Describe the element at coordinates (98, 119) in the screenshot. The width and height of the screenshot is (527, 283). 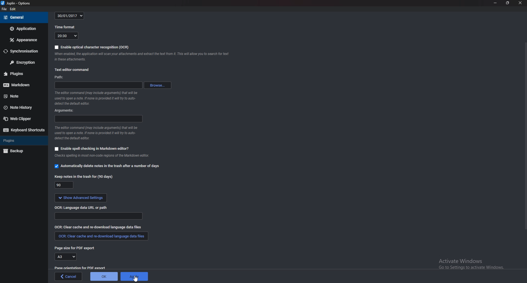
I see `arguments` at that location.